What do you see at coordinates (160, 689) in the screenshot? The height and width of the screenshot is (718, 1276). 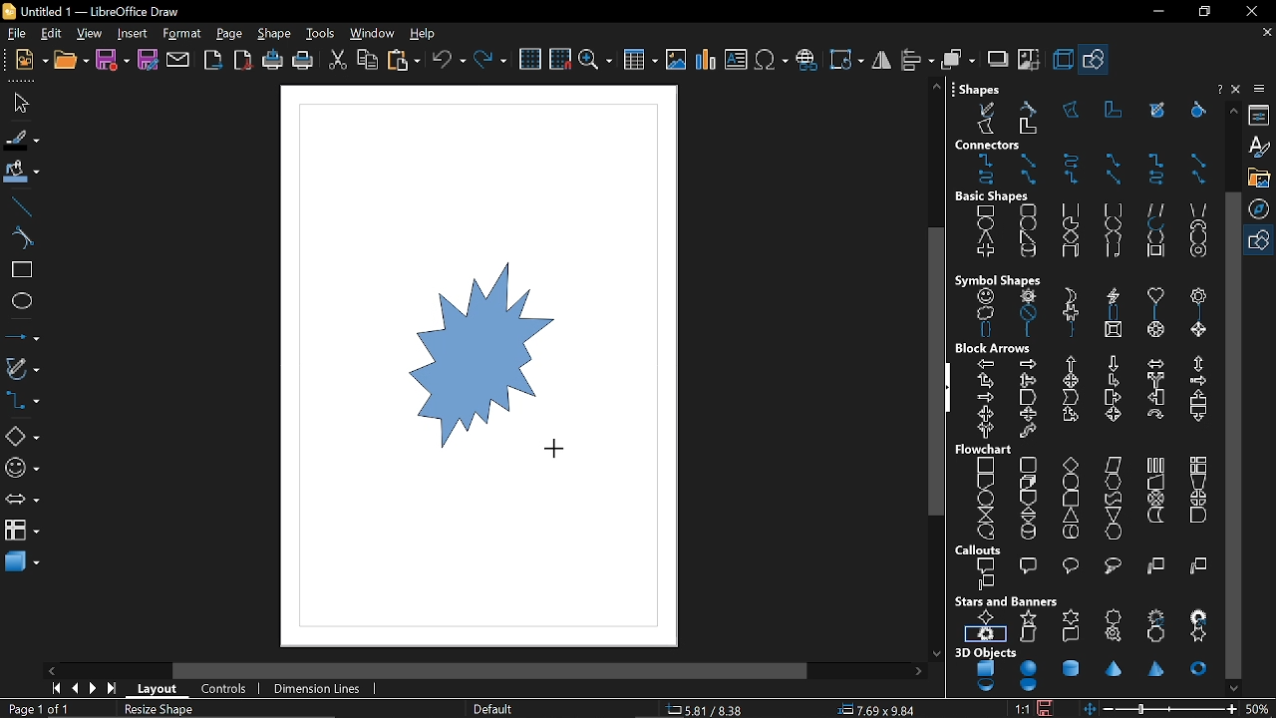 I see `Layout` at bounding box center [160, 689].